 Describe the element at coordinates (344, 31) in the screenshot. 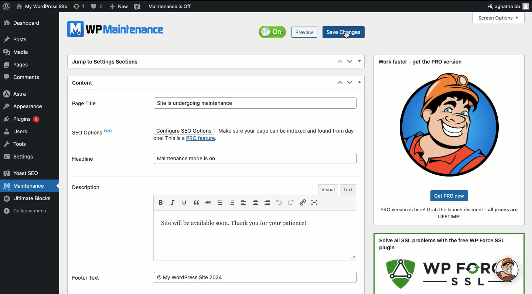

I see `Save changes` at that location.